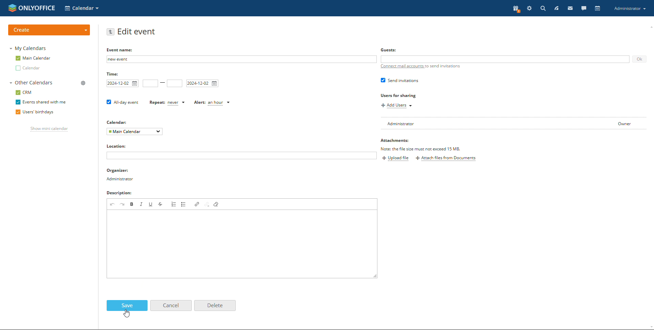  I want to click on logo, so click(31, 8).